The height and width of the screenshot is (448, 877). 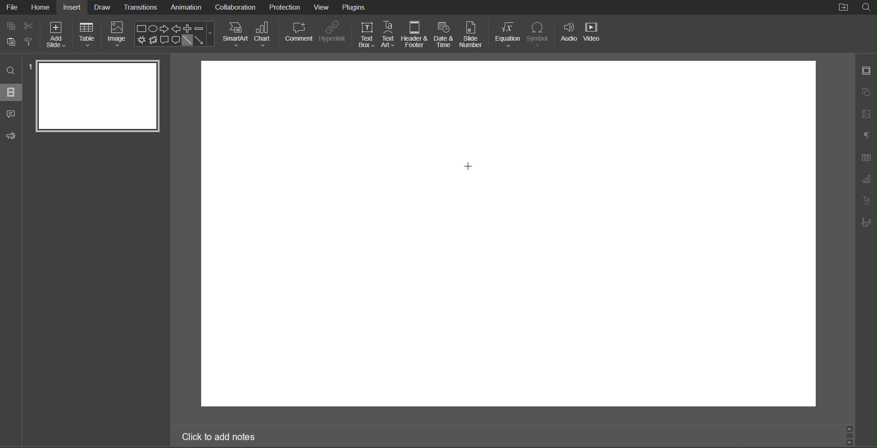 What do you see at coordinates (235, 34) in the screenshot?
I see `SmartArt` at bounding box center [235, 34].